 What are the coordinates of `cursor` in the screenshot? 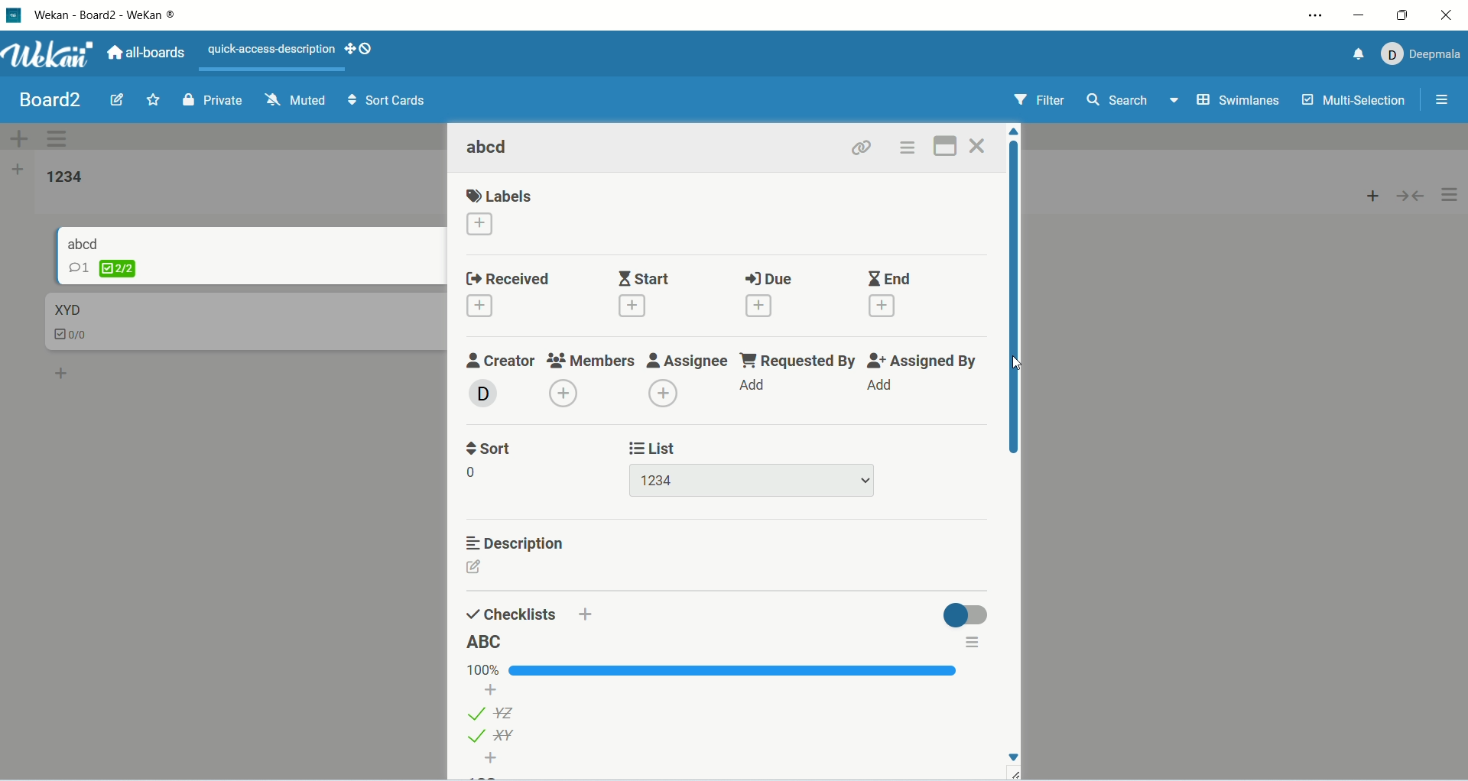 It's located at (1018, 364).